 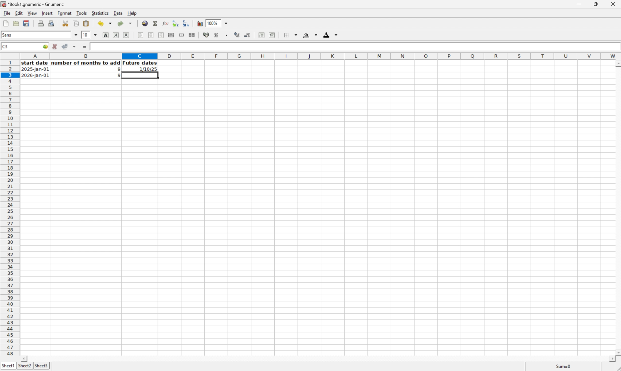 What do you see at coordinates (107, 47) in the screenshot?
I see `=EDATE(A2, B2)` at bounding box center [107, 47].